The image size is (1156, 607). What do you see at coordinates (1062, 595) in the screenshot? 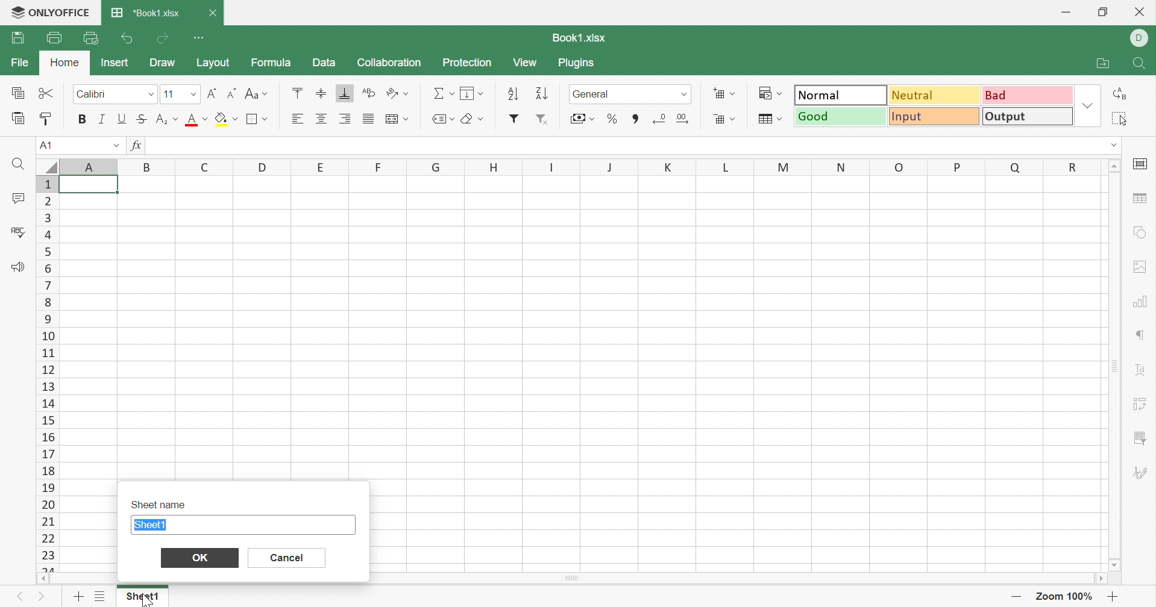
I see `Zoom 100%` at bounding box center [1062, 595].